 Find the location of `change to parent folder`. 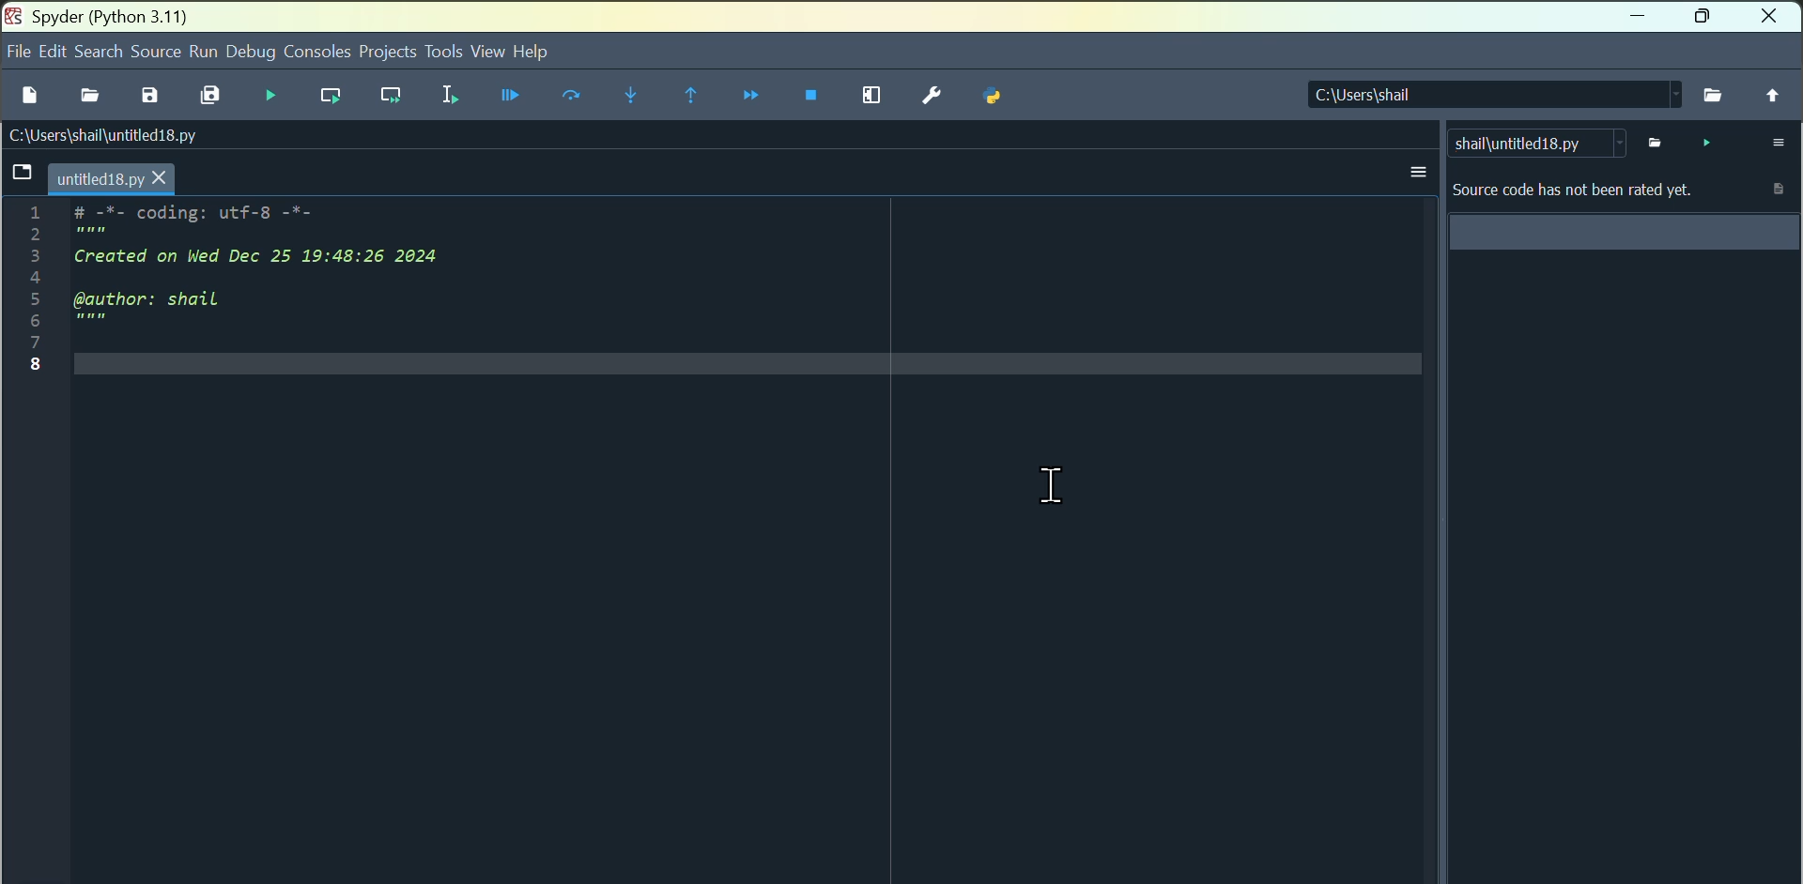

change to parent folder is located at coordinates (1769, 95).